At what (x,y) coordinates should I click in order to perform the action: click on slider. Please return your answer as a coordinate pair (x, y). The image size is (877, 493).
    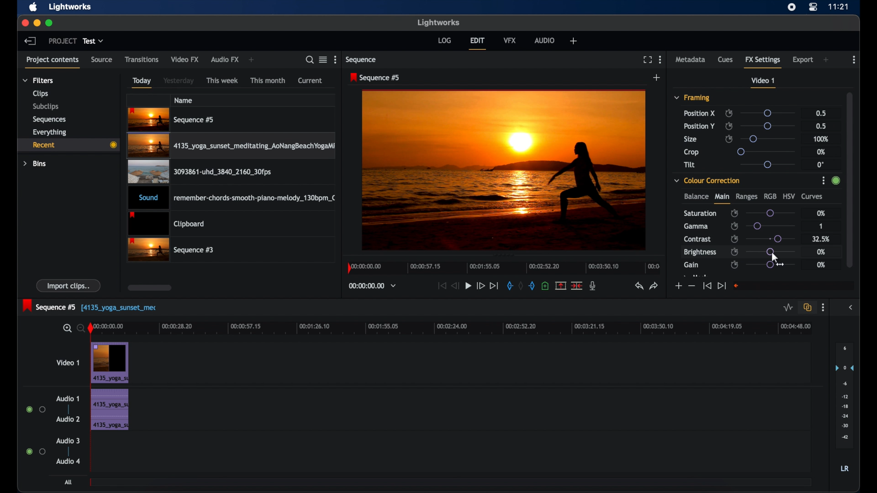
    Looking at the image, I should click on (771, 239).